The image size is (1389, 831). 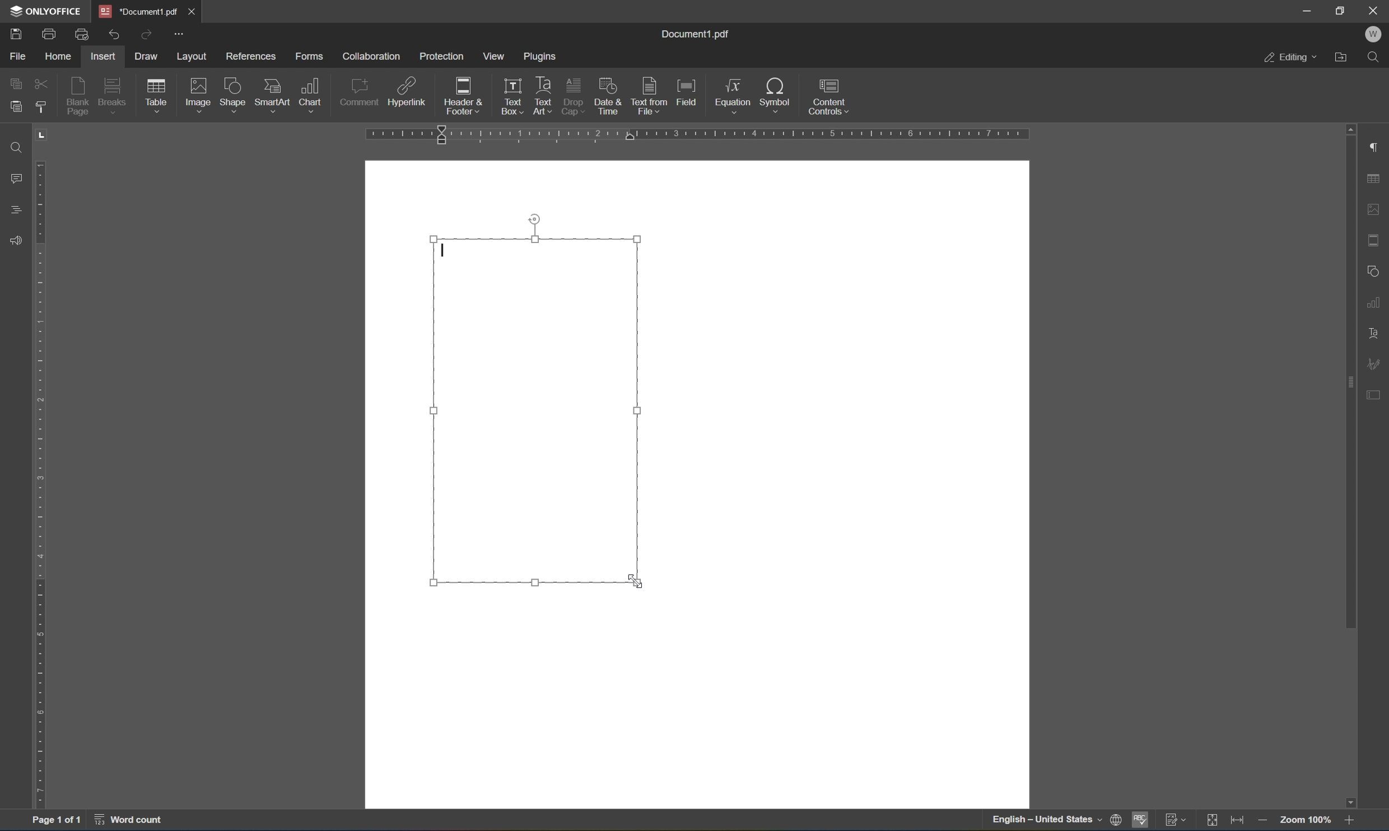 I want to click on comment, so click(x=359, y=95).